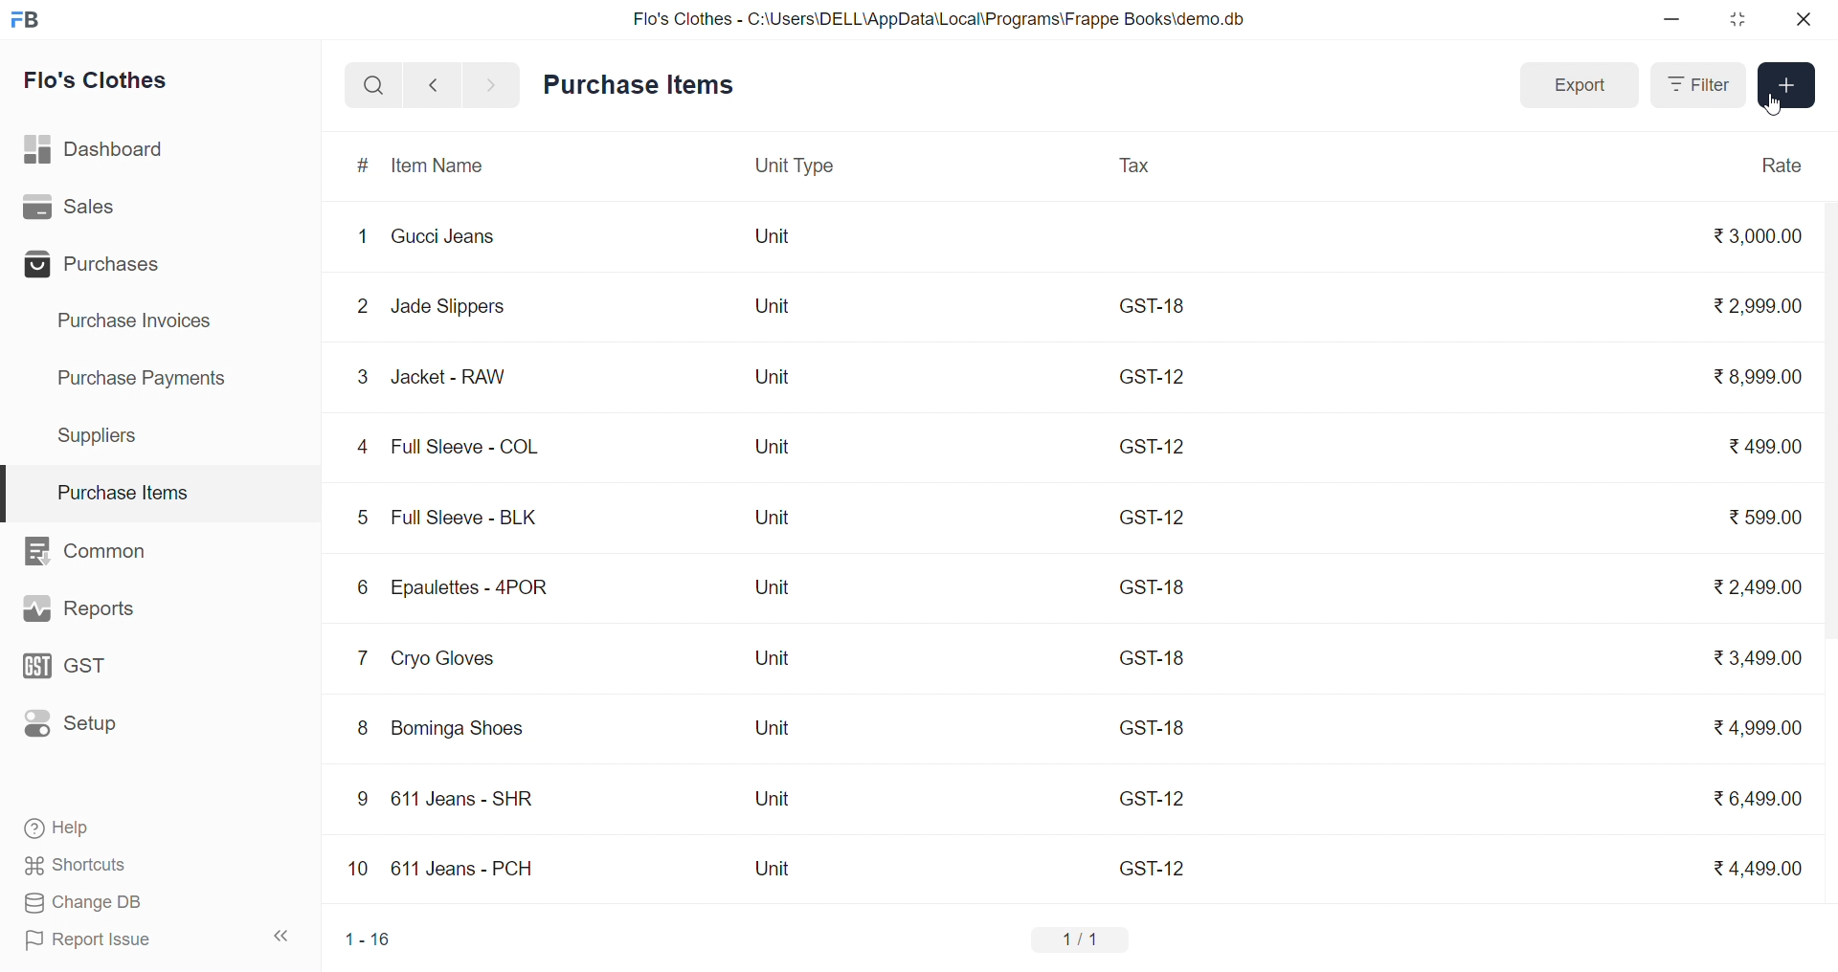  What do you see at coordinates (80, 608) in the screenshot?
I see `Reports` at bounding box center [80, 608].